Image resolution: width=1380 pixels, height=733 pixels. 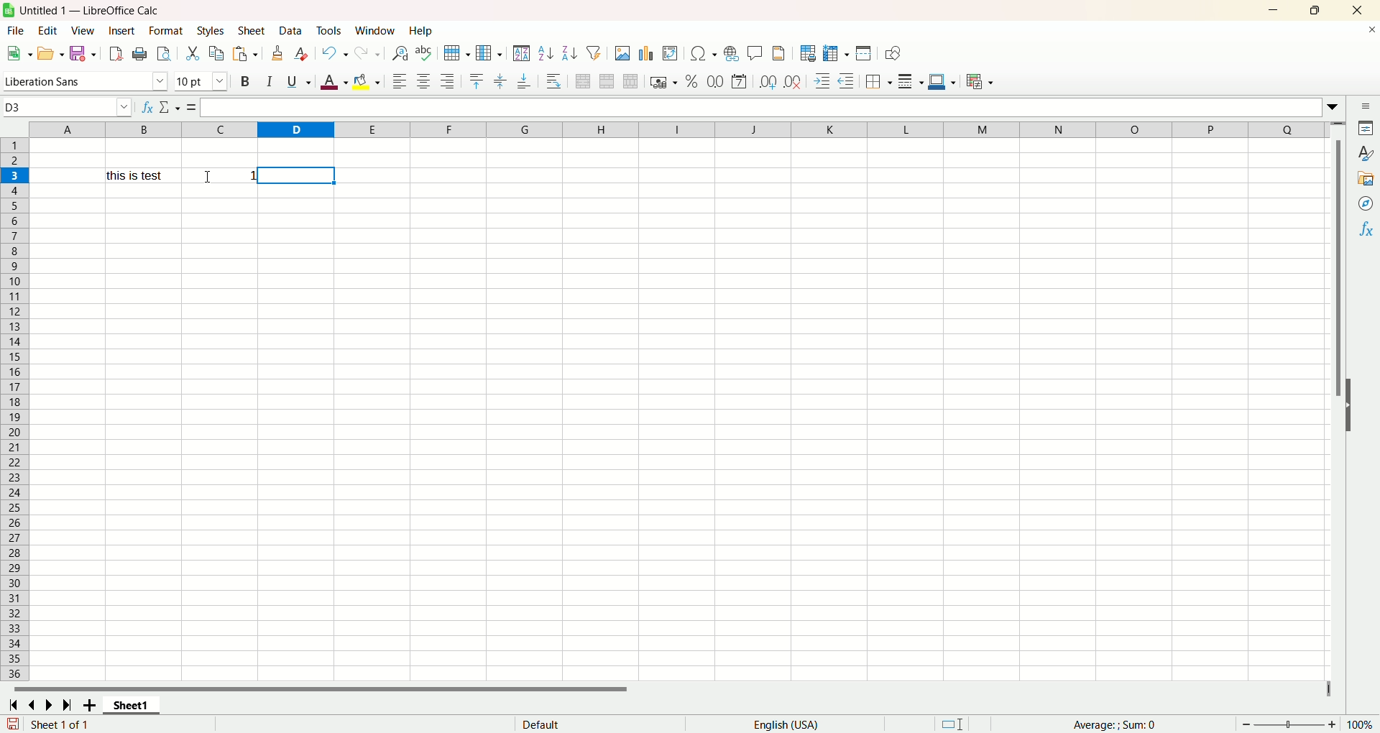 What do you see at coordinates (12, 724) in the screenshot?
I see `save` at bounding box center [12, 724].